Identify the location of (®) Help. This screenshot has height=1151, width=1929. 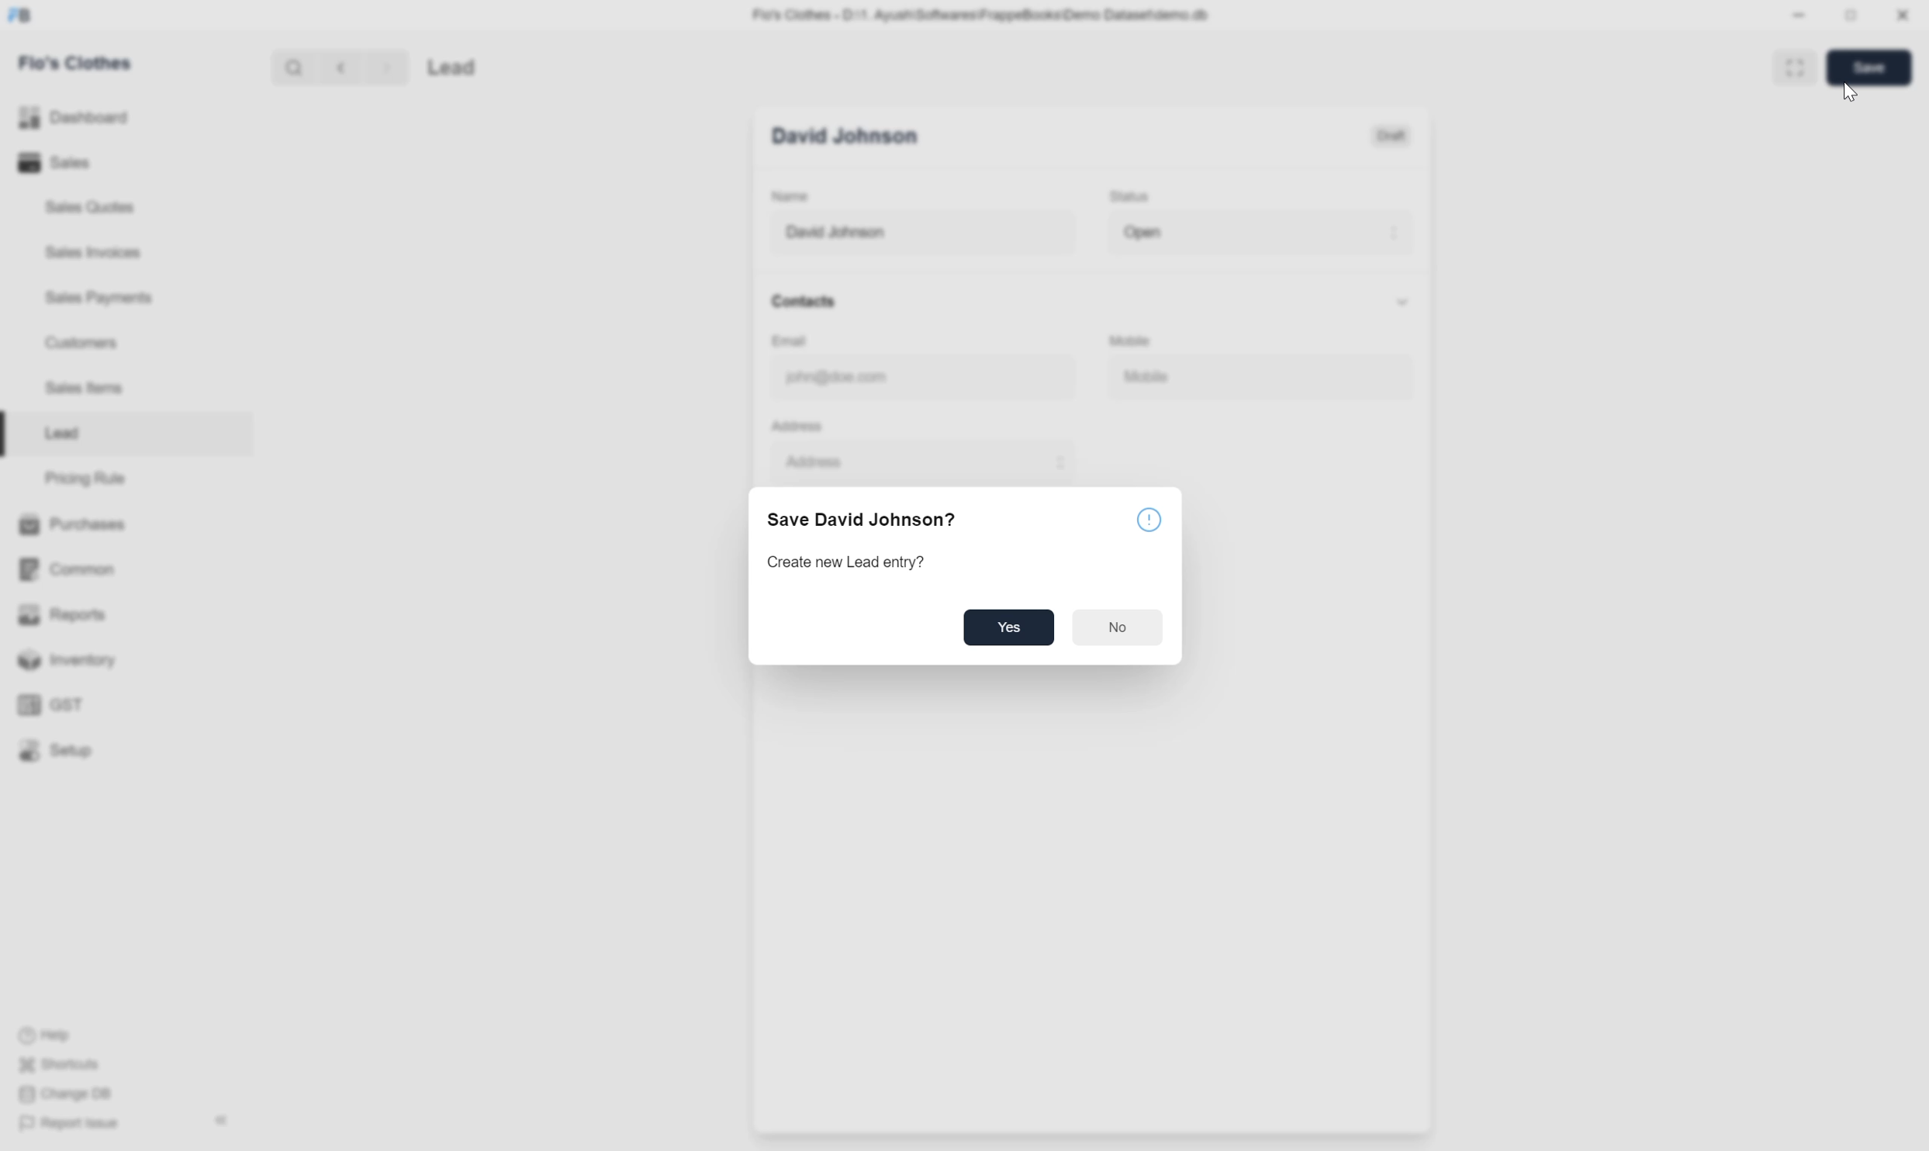
(54, 1032).